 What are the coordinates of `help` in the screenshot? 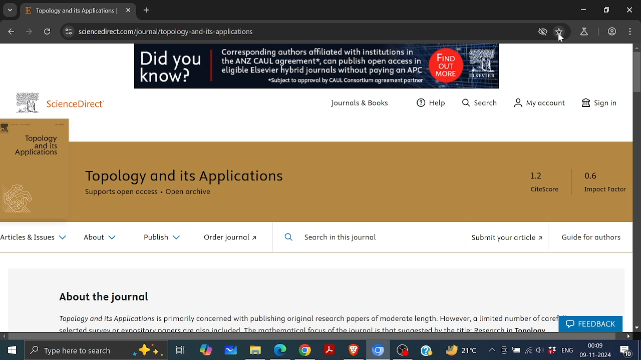 It's located at (433, 105).